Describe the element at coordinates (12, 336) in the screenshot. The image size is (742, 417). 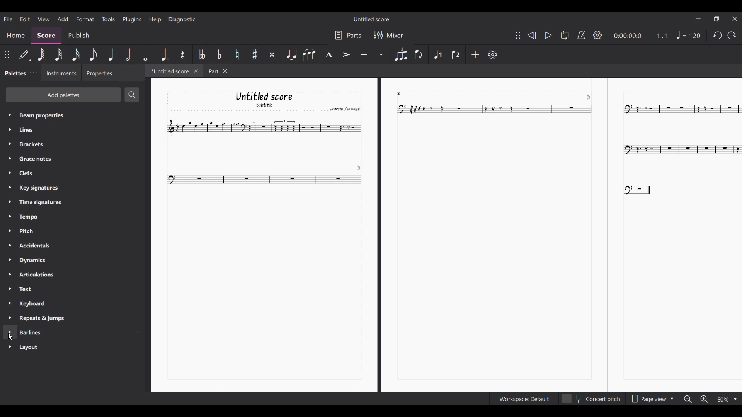
I see `cursor` at that location.